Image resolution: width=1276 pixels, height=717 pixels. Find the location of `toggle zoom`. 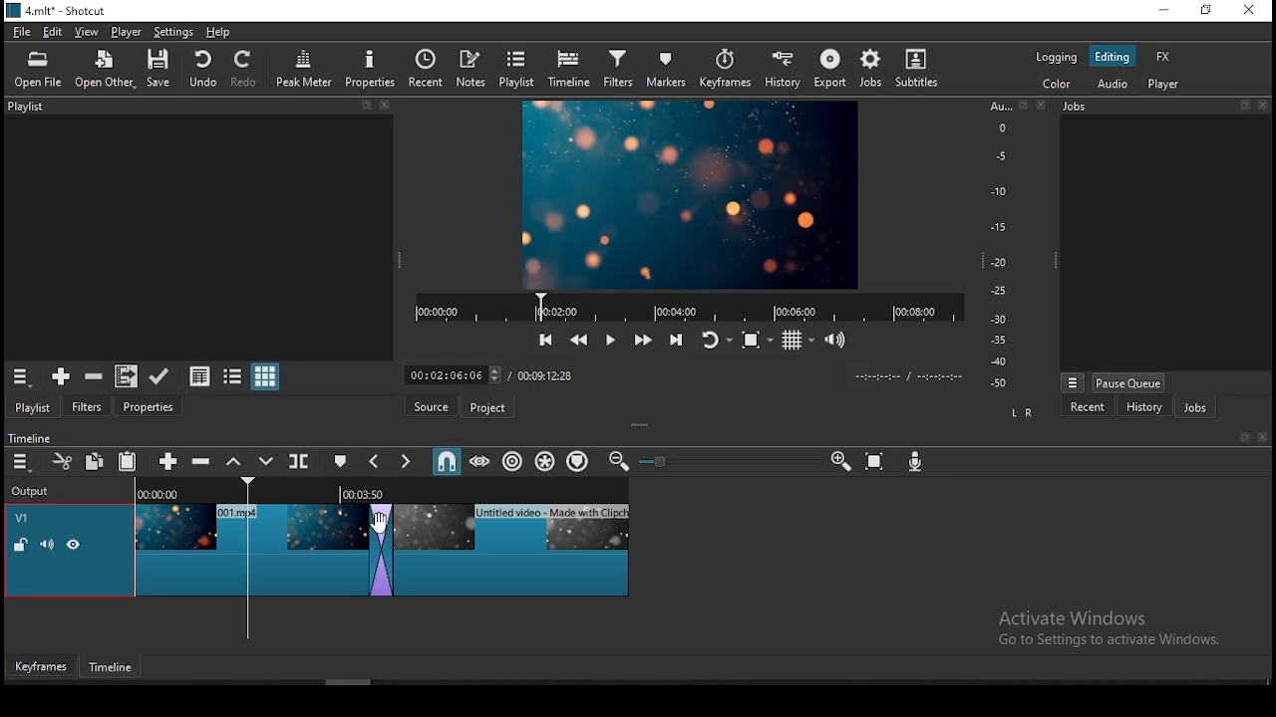

toggle zoom is located at coordinates (756, 341).